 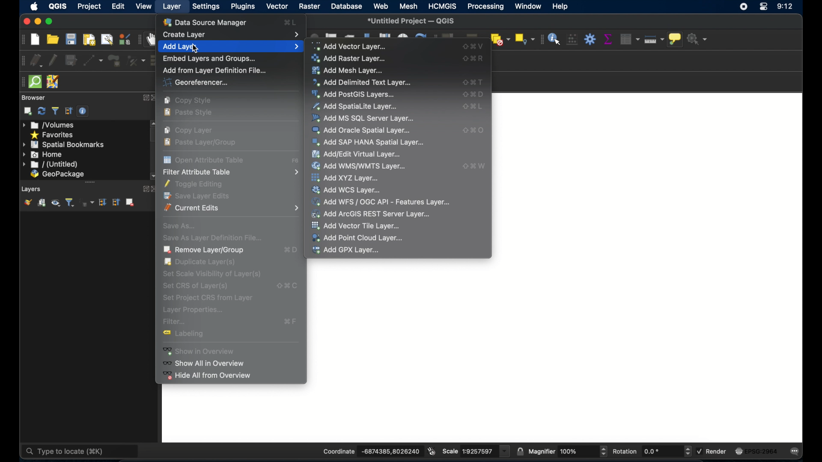 I want to click on geopackage, so click(x=58, y=175).